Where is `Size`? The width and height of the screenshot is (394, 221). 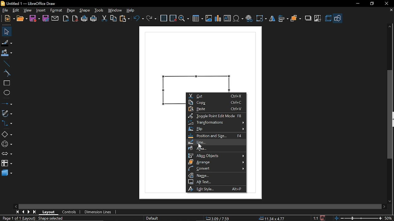
Size is located at coordinates (270, 218).